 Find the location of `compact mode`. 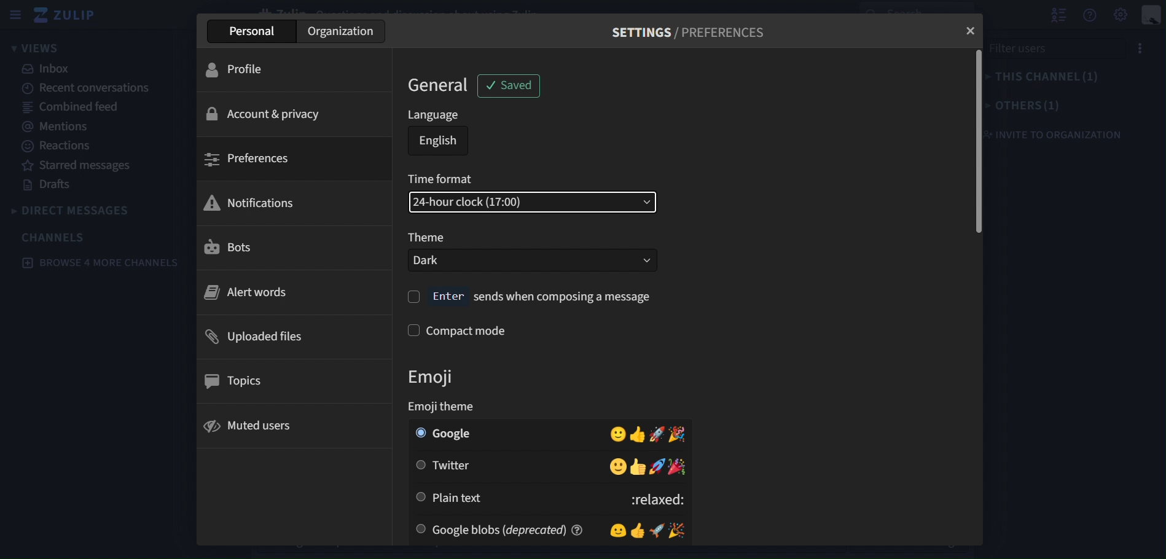

compact mode is located at coordinates (467, 329).